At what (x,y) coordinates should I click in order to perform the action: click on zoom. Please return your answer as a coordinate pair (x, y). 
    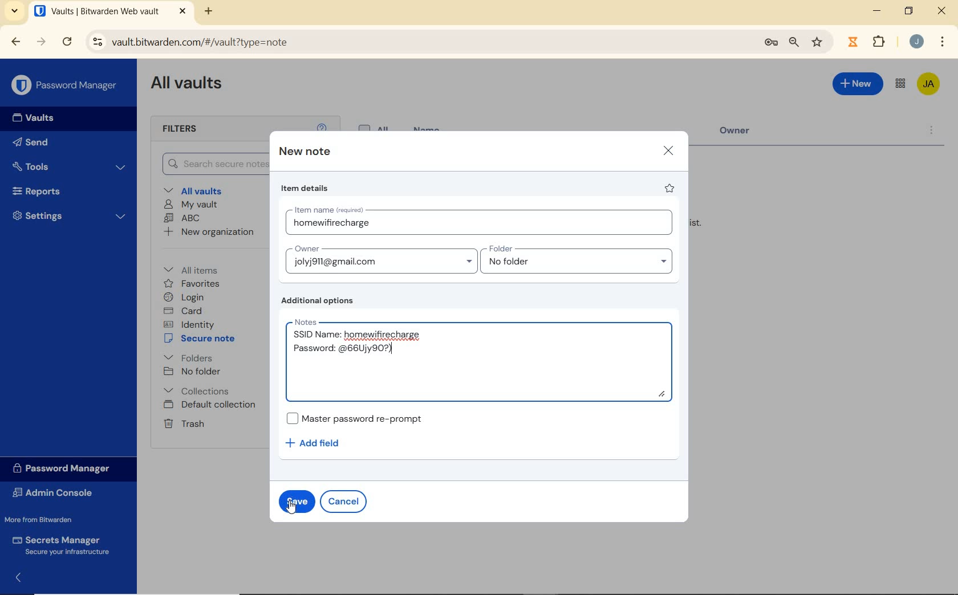
    Looking at the image, I should click on (794, 43).